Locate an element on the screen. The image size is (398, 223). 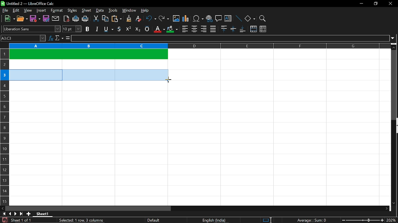
save is located at coordinates (35, 19).